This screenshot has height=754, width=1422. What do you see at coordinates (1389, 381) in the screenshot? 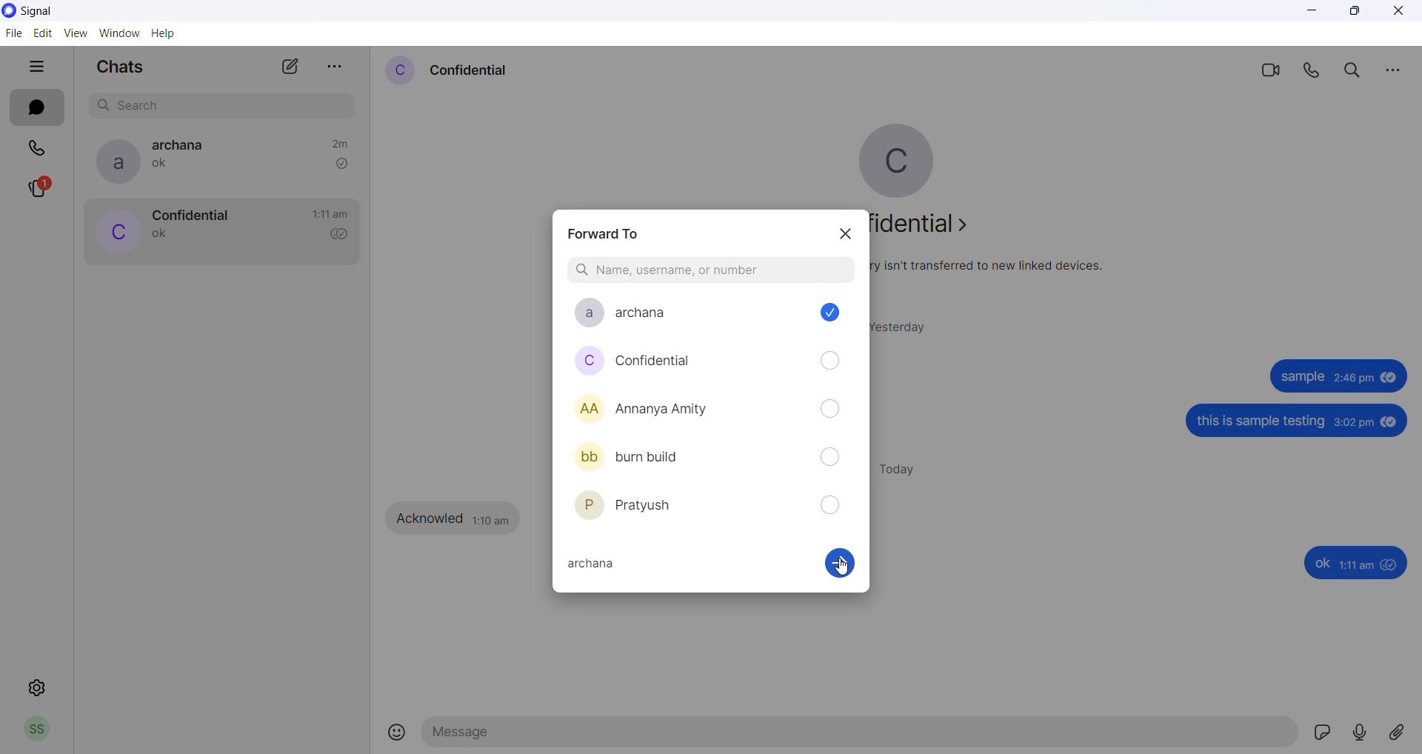
I see `seen` at bounding box center [1389, 381].